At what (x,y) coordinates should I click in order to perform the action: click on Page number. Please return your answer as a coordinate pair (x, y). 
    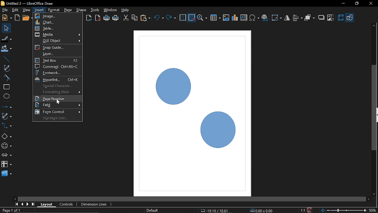
    Looking at the image, I should click on (57, 99).